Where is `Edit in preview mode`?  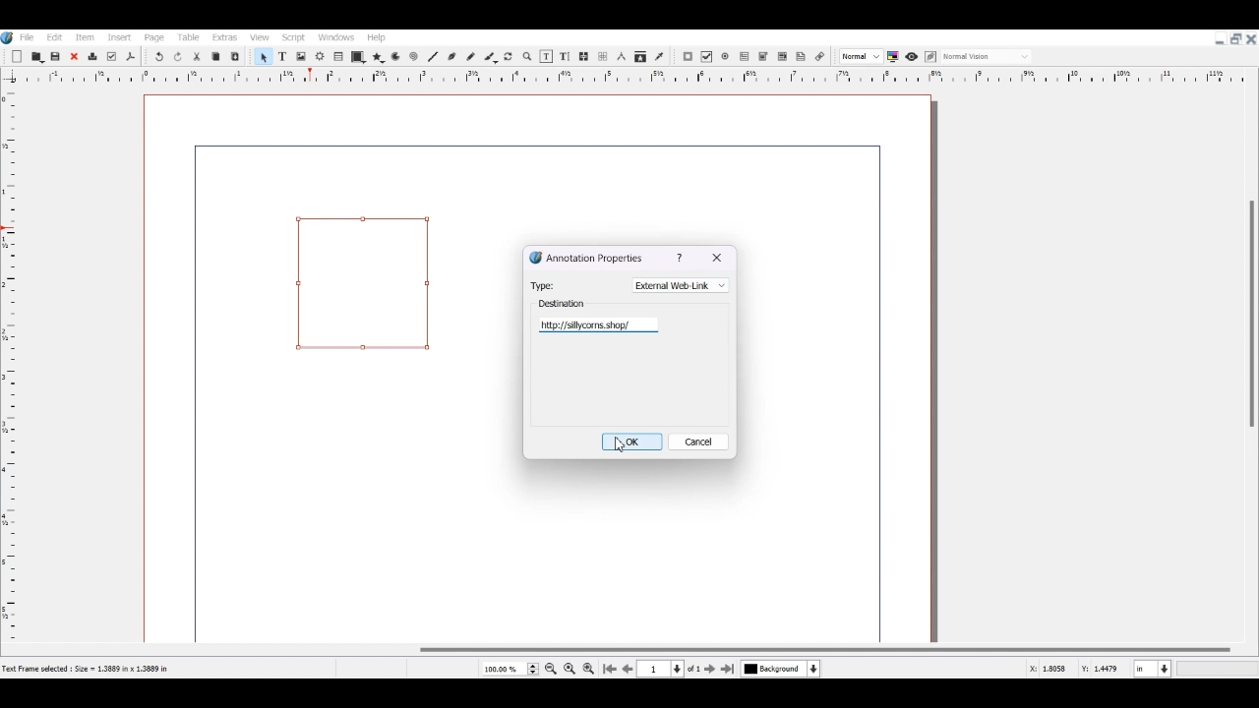 Edit in preview mode is located at coordinates (930, 57).